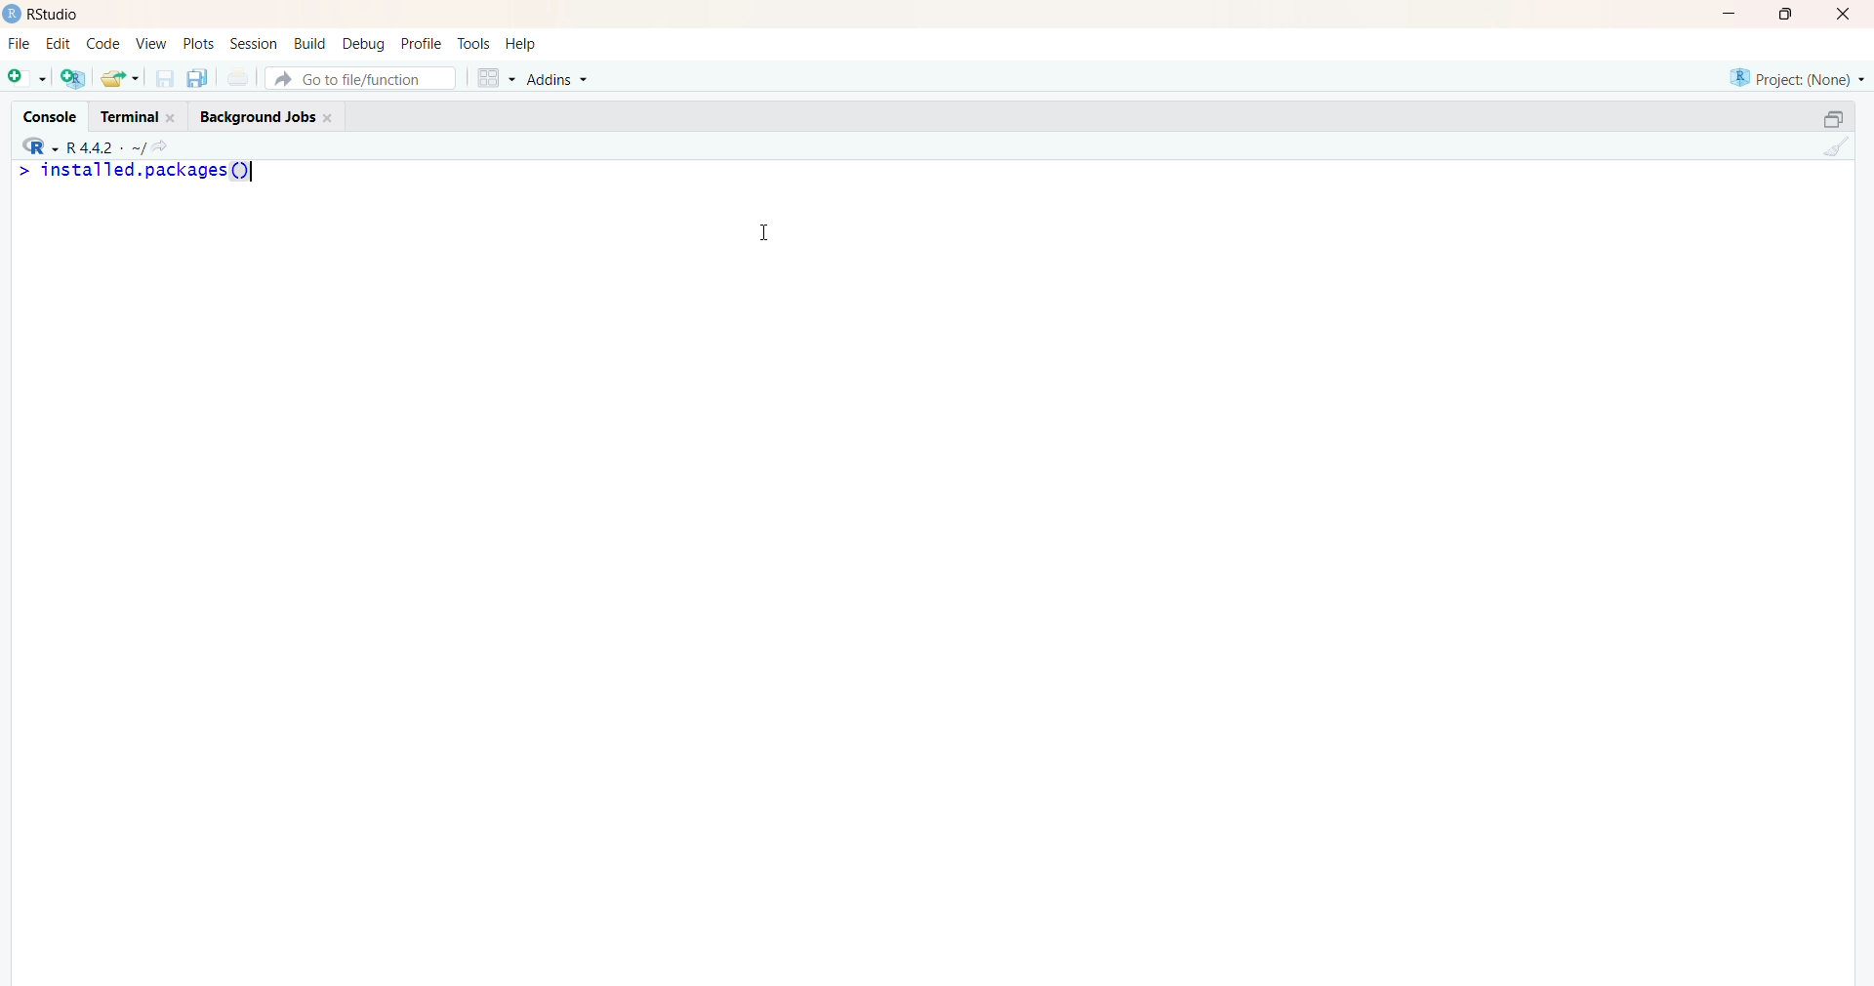 This screenshot has width=1874, height=986. What do you see at coordinates (266, 116) in the screenshot?
I see `background jobs` at bounding box center [266, 116].